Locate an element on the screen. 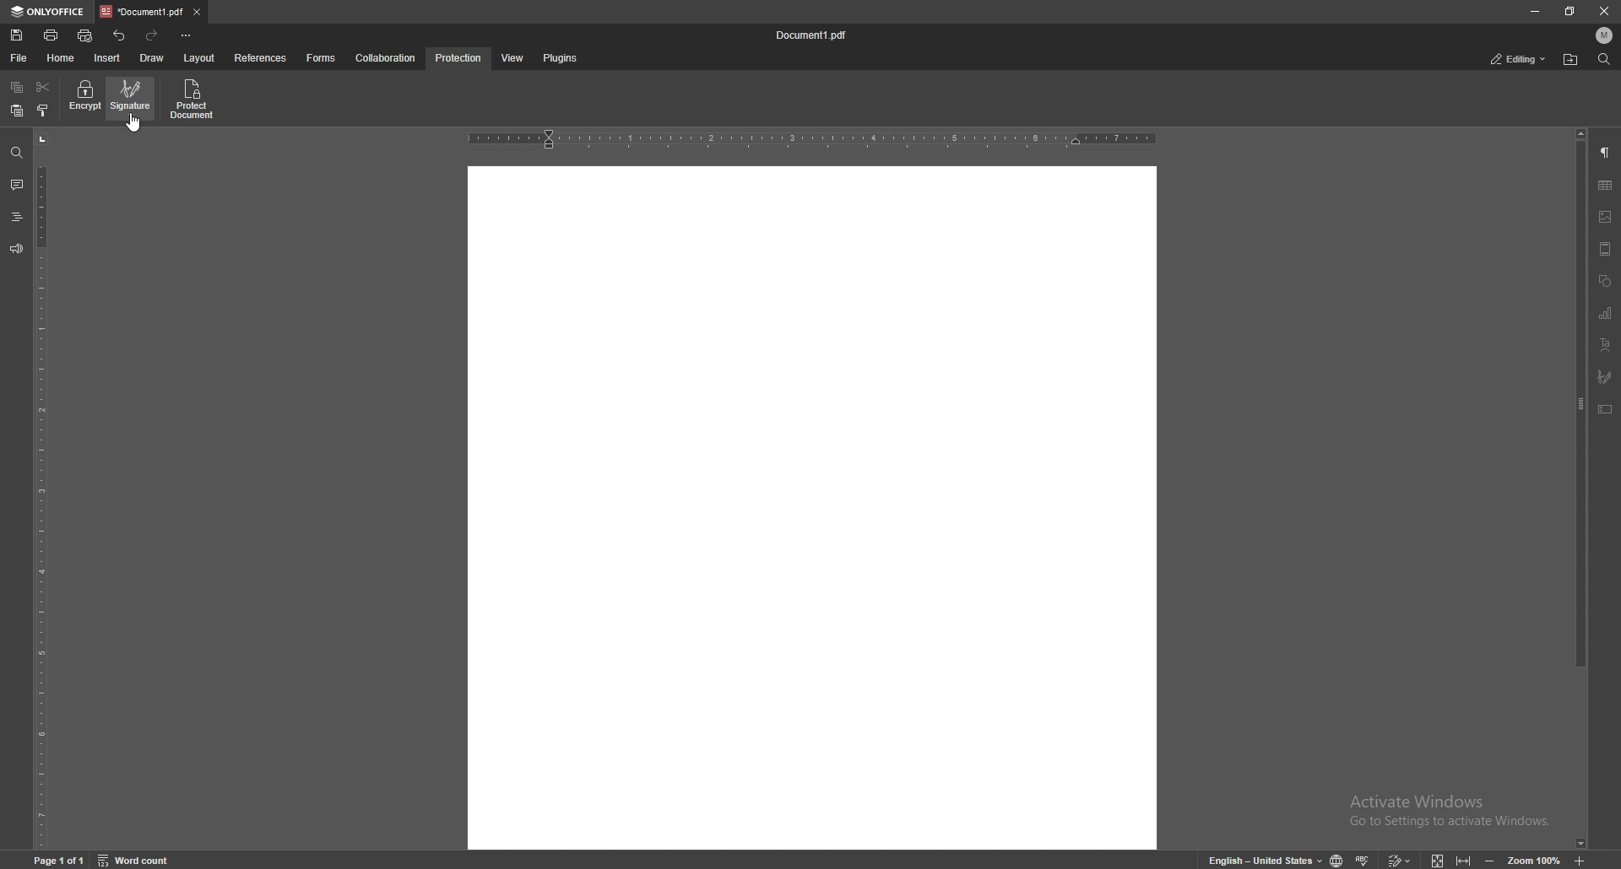  shapes is located at coordinates (1604, 282).